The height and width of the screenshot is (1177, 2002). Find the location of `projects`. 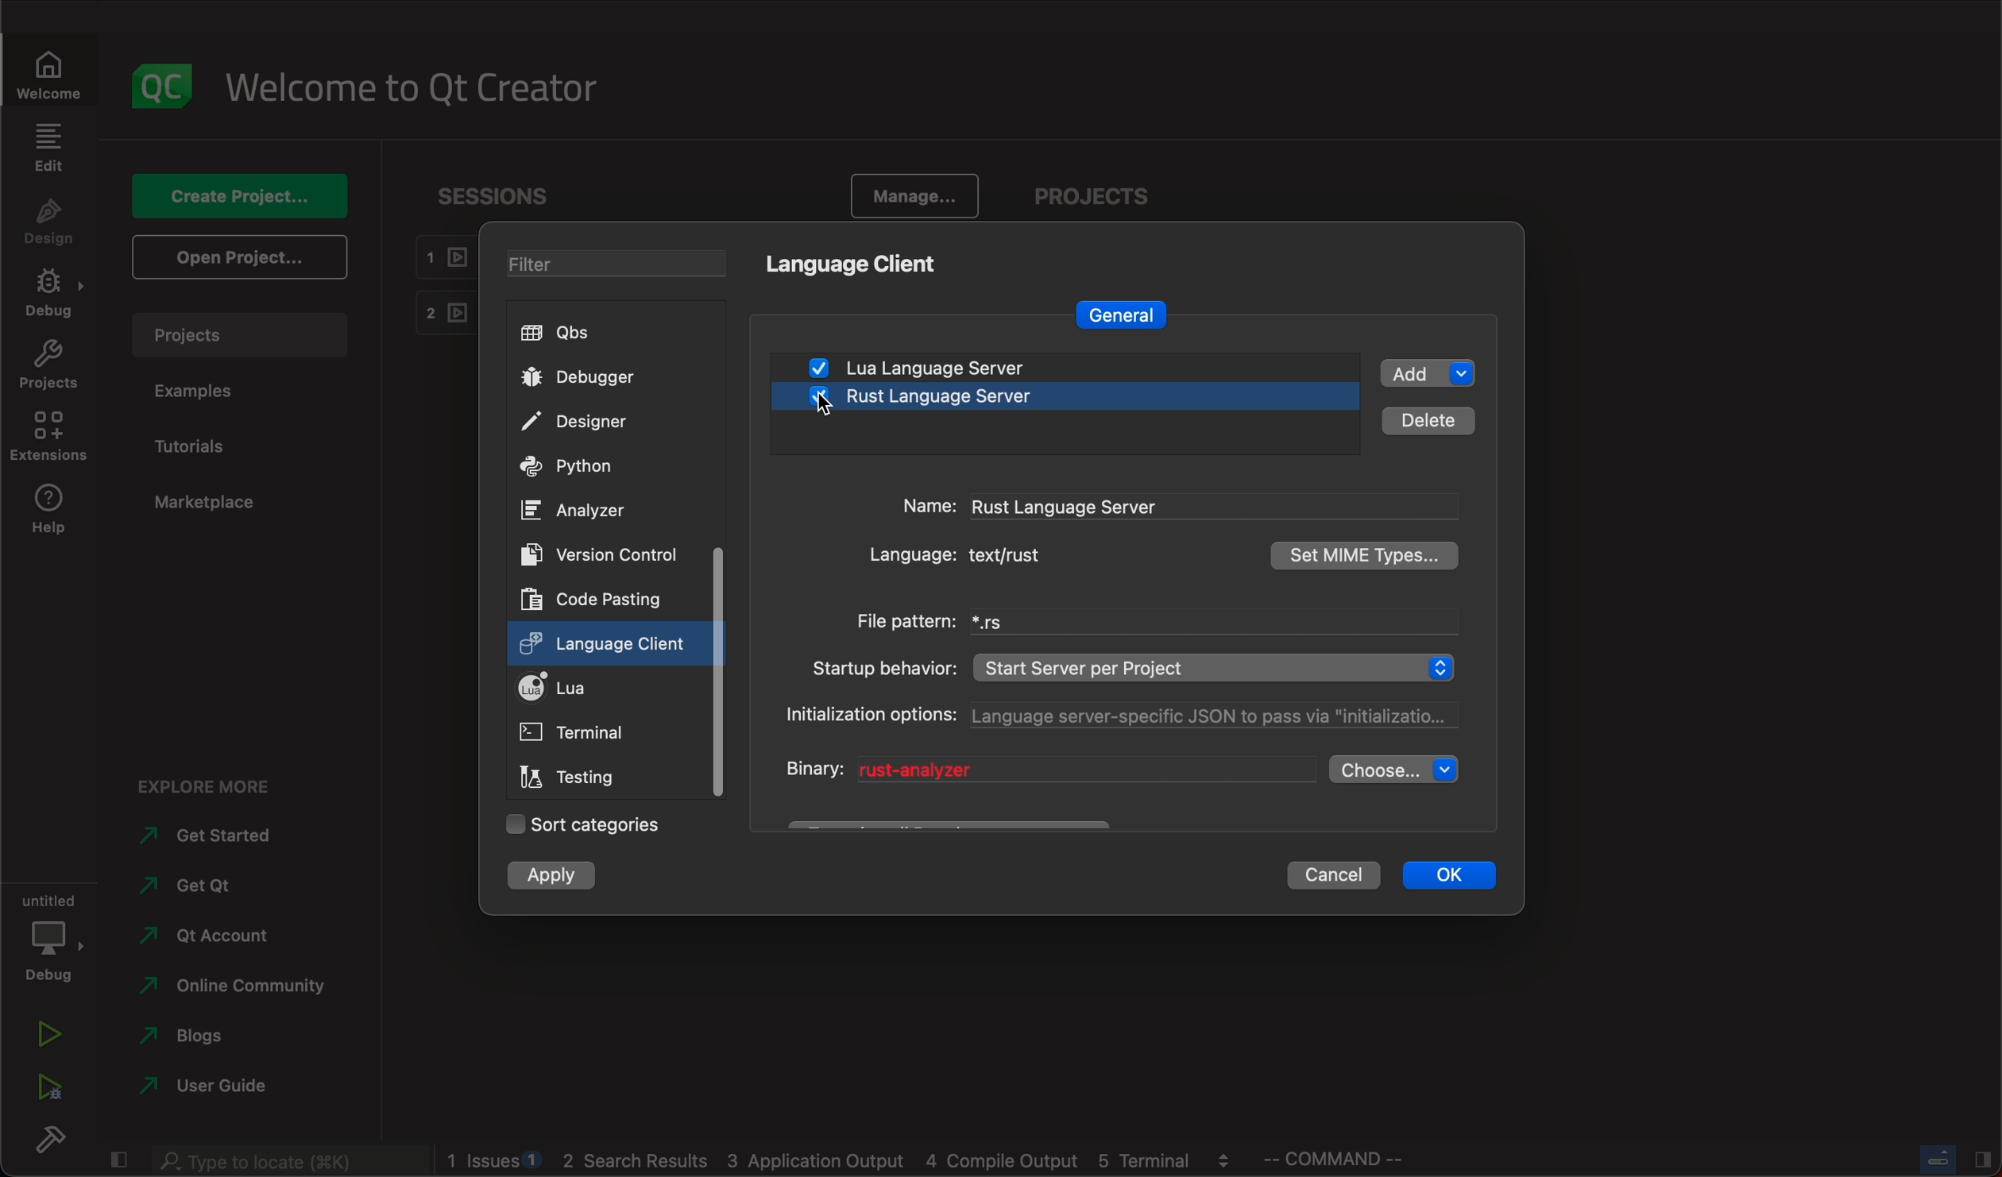

projects is located at coordinates (239, 334).